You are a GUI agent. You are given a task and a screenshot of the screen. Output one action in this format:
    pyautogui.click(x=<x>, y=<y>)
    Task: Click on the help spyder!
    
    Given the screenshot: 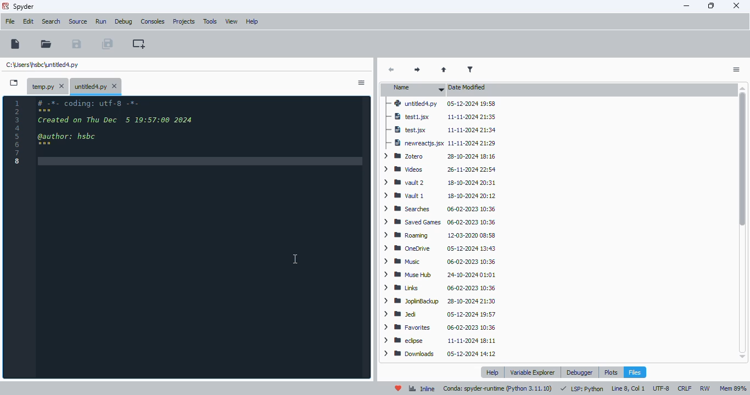 What is the action you would take?
    pyautogui.click(x=399, y=388)
    